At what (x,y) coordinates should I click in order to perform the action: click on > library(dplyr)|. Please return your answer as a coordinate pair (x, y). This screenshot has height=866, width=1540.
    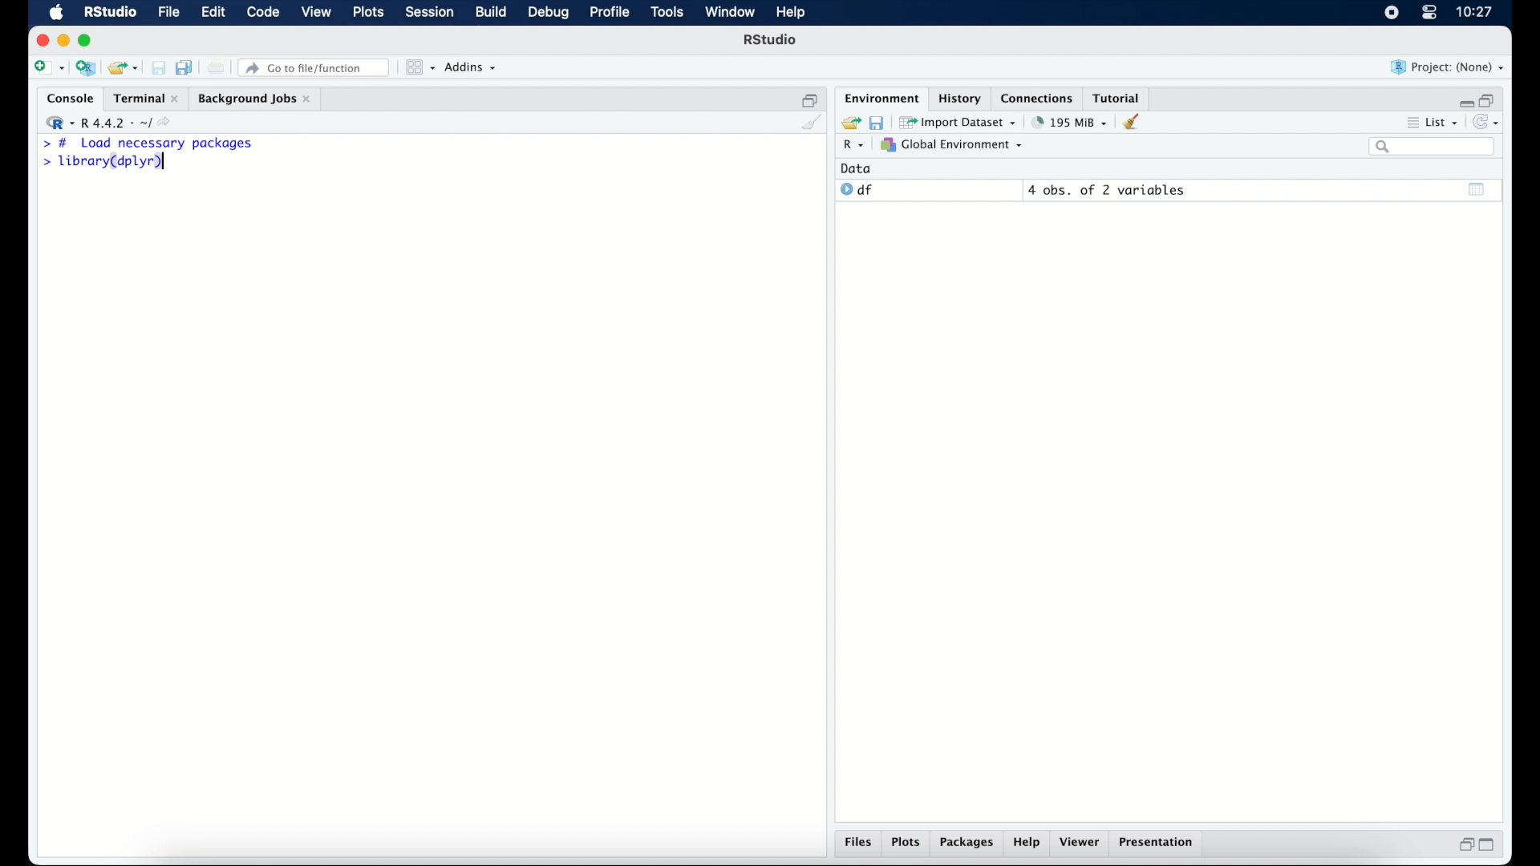
    Looking at the image, I should click on (107, 162).